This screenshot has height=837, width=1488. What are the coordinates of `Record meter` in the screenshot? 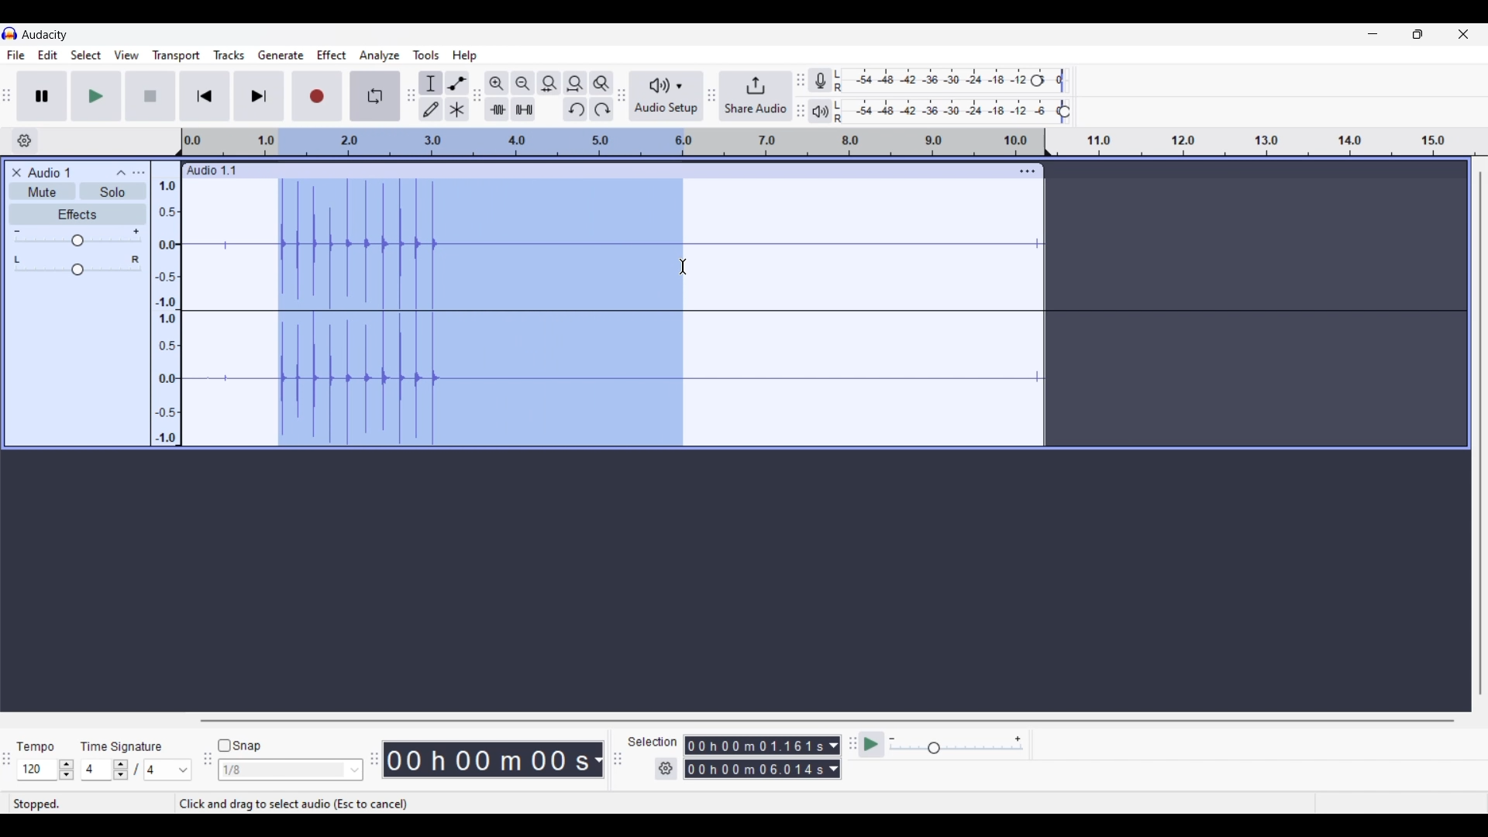 It's located at (820, 80).